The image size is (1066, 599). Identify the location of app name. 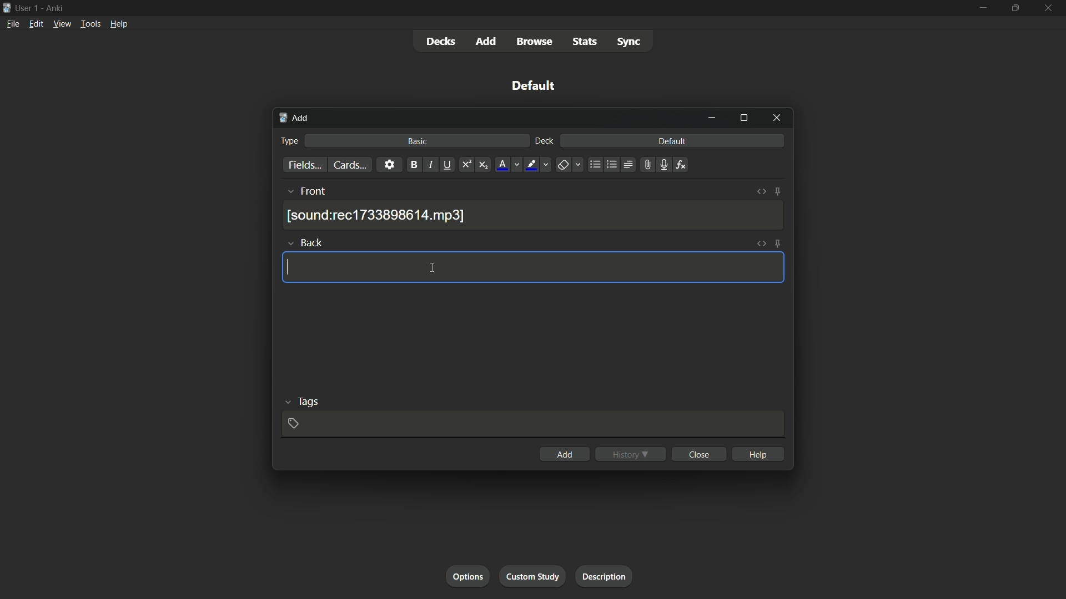
(54, 8).